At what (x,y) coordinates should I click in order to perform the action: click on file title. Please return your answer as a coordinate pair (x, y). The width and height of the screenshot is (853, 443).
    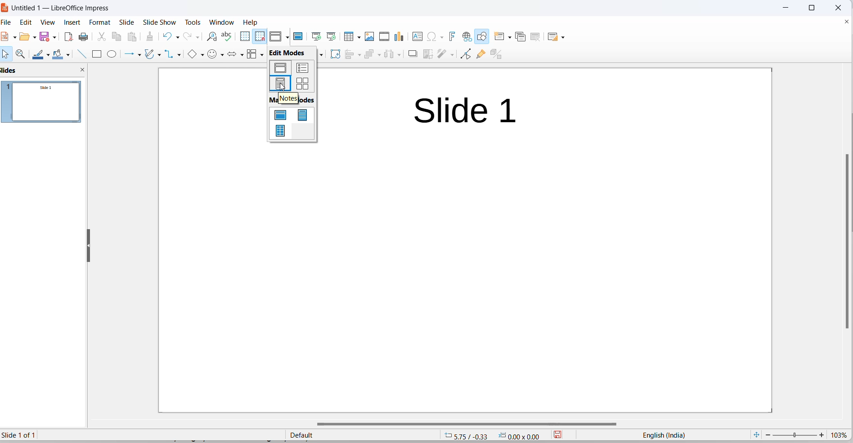
    Looking at the image, I should click on (58, 9).